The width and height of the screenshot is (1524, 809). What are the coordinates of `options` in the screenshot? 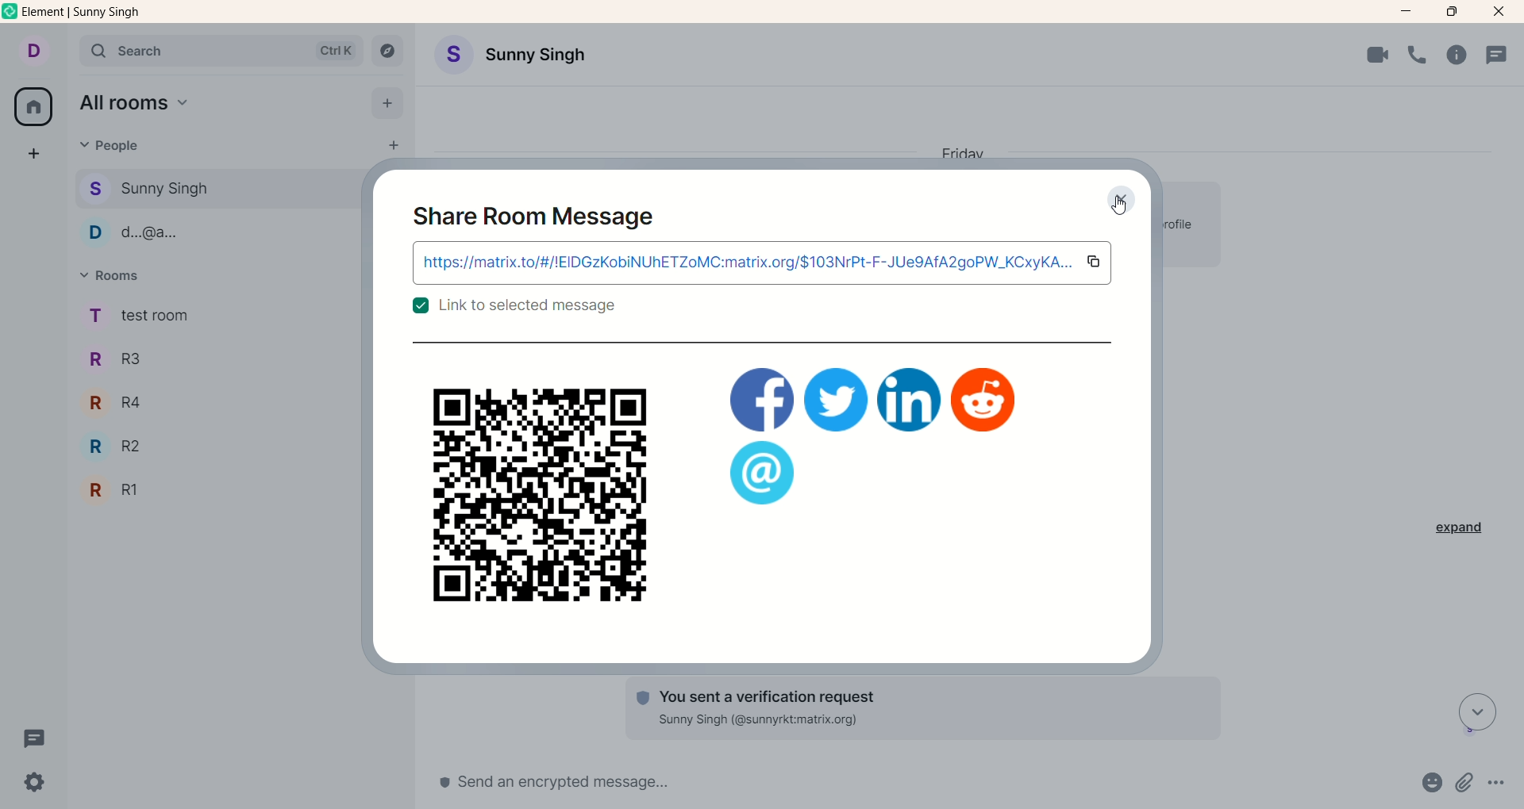 It's located at (1499, 783).